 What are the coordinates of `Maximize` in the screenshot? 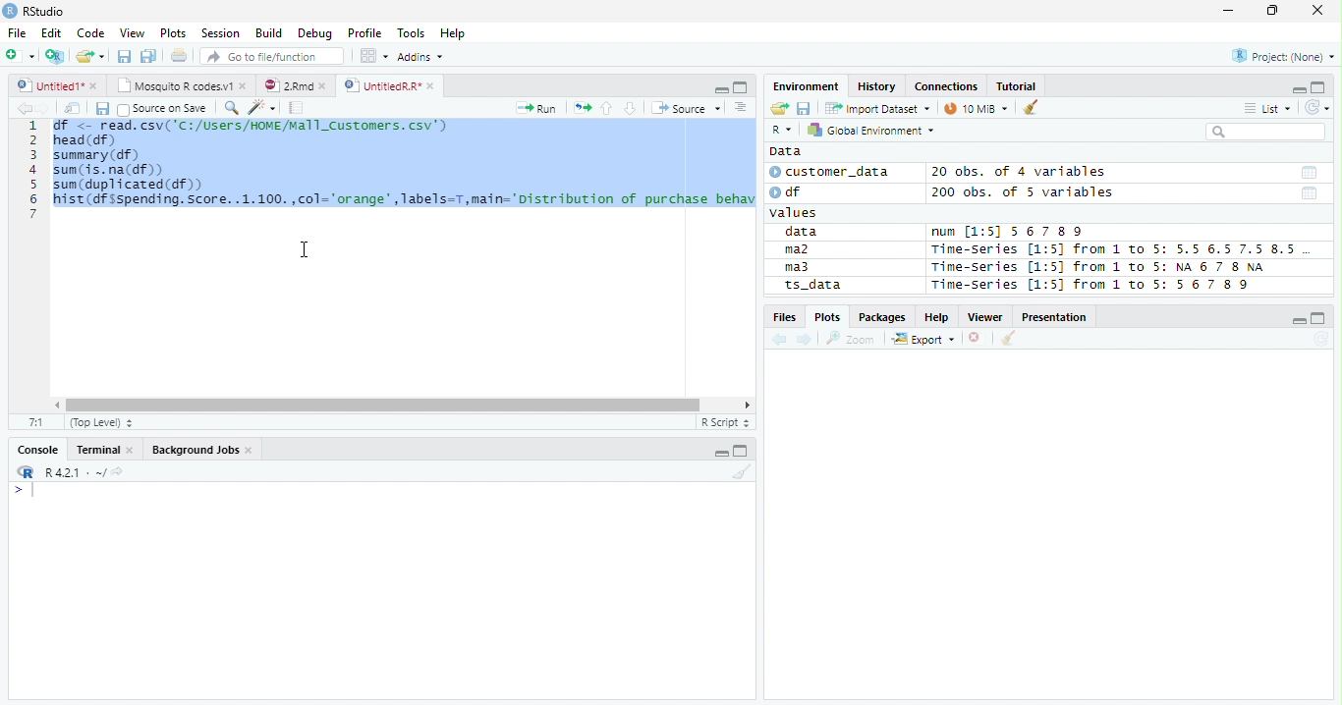 It's located at (740, 86).